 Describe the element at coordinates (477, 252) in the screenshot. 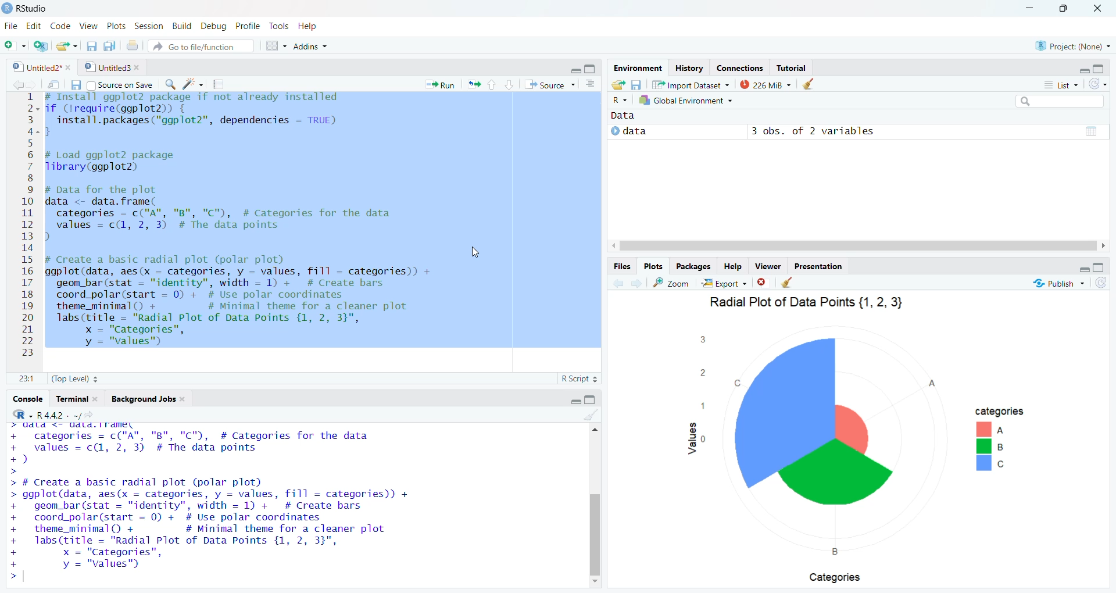

I see `Cursor` at that location.